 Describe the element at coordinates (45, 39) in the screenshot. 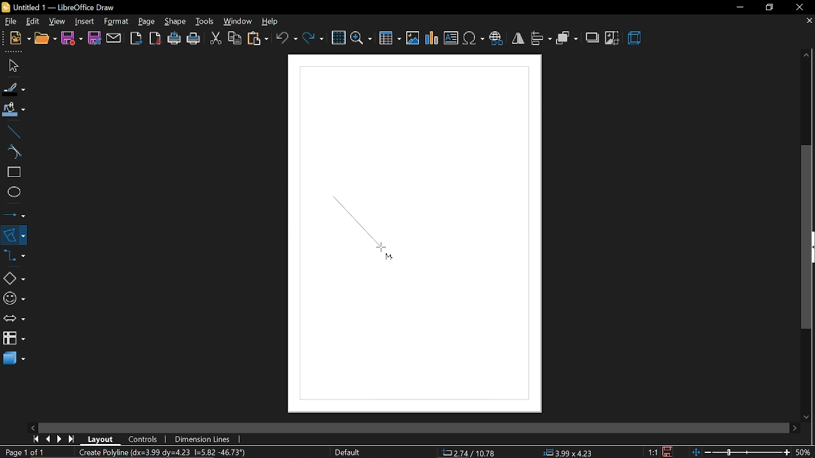

I see `open` at that location.